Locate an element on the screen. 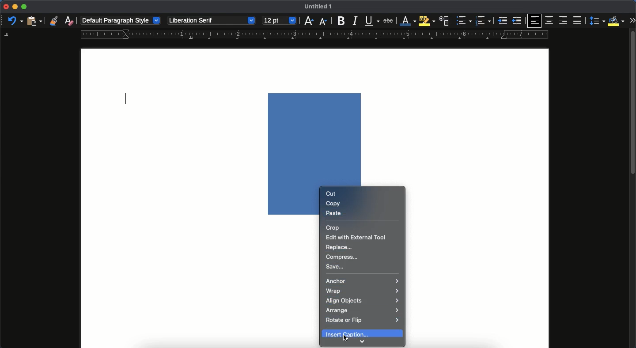  default paragraph style is located at coordinates (120, 21).